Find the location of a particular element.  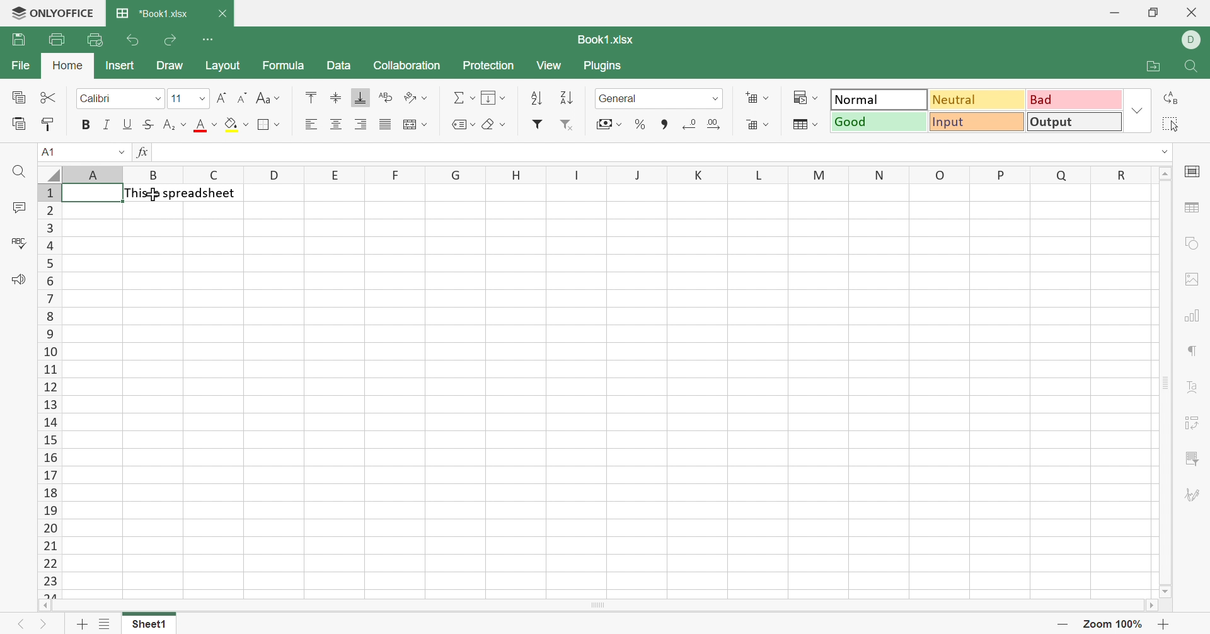

Drop Down is located at coordinates (715, 98).